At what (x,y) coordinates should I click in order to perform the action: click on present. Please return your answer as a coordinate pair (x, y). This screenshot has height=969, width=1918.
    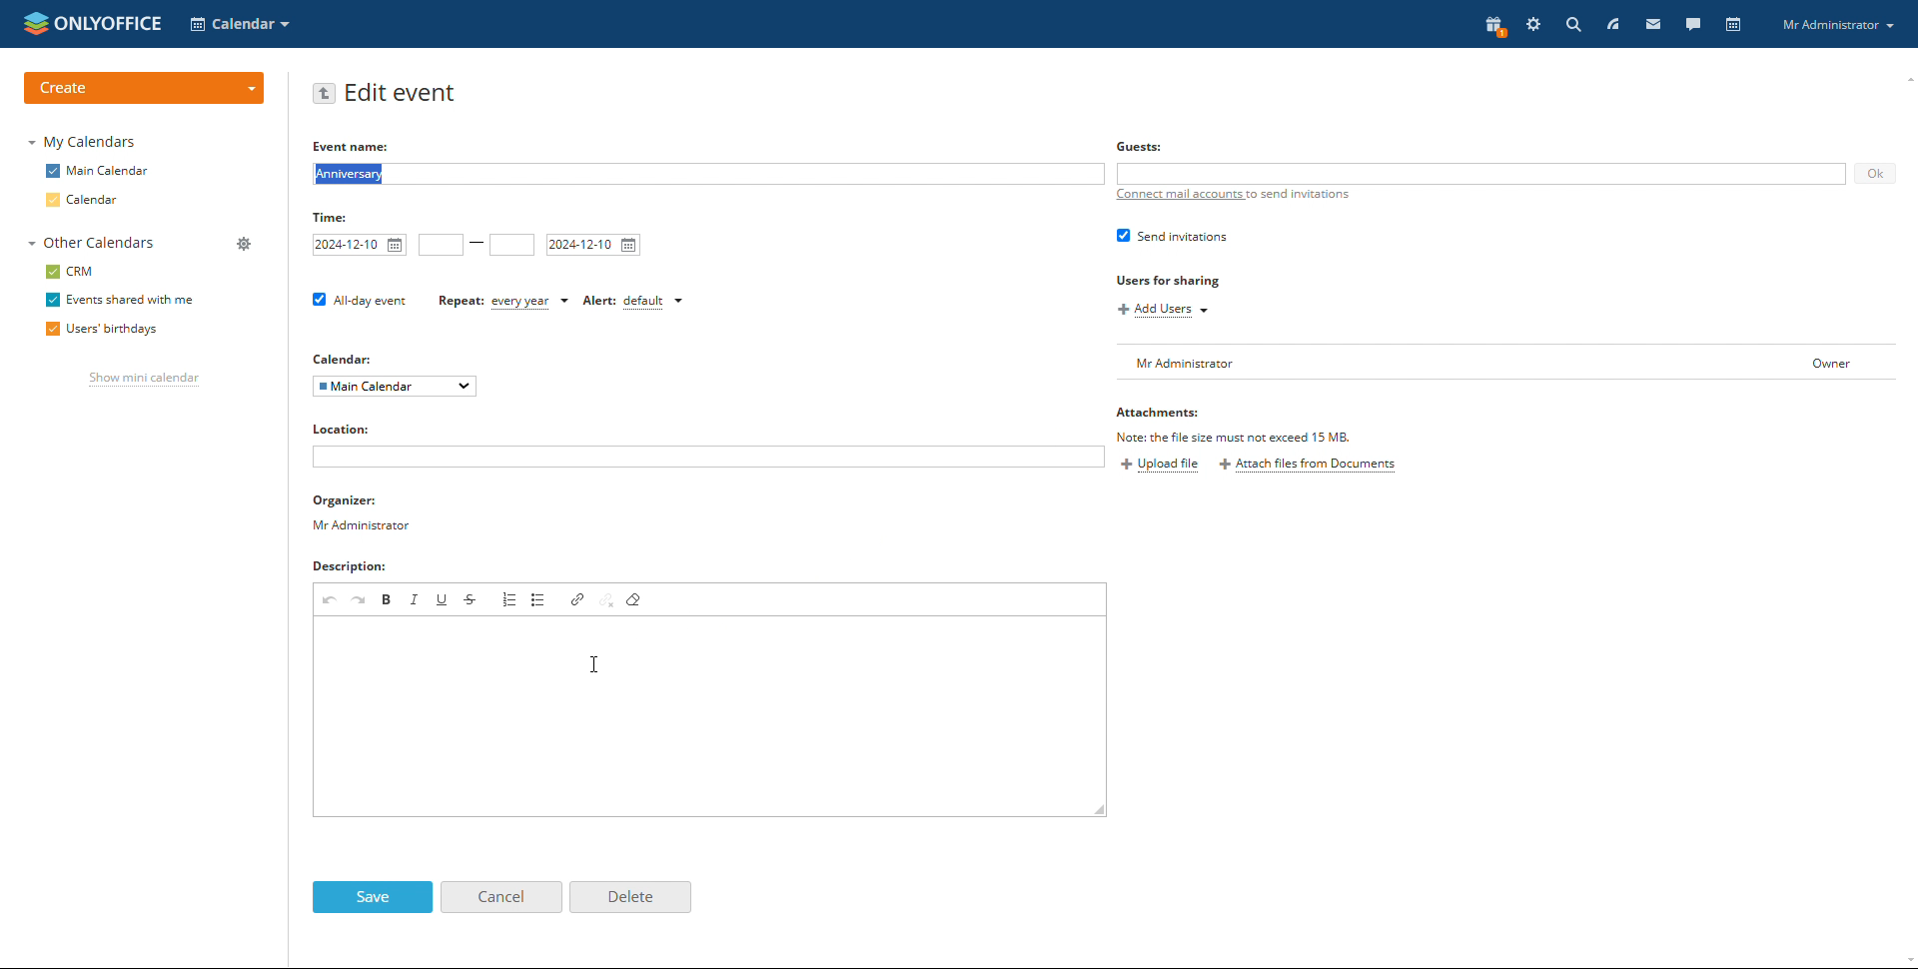
    Looking at the image, I should click on (1491, 27).